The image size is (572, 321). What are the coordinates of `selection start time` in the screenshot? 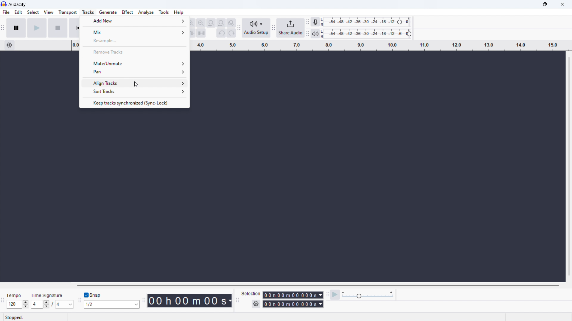 It's located at (293, 295).